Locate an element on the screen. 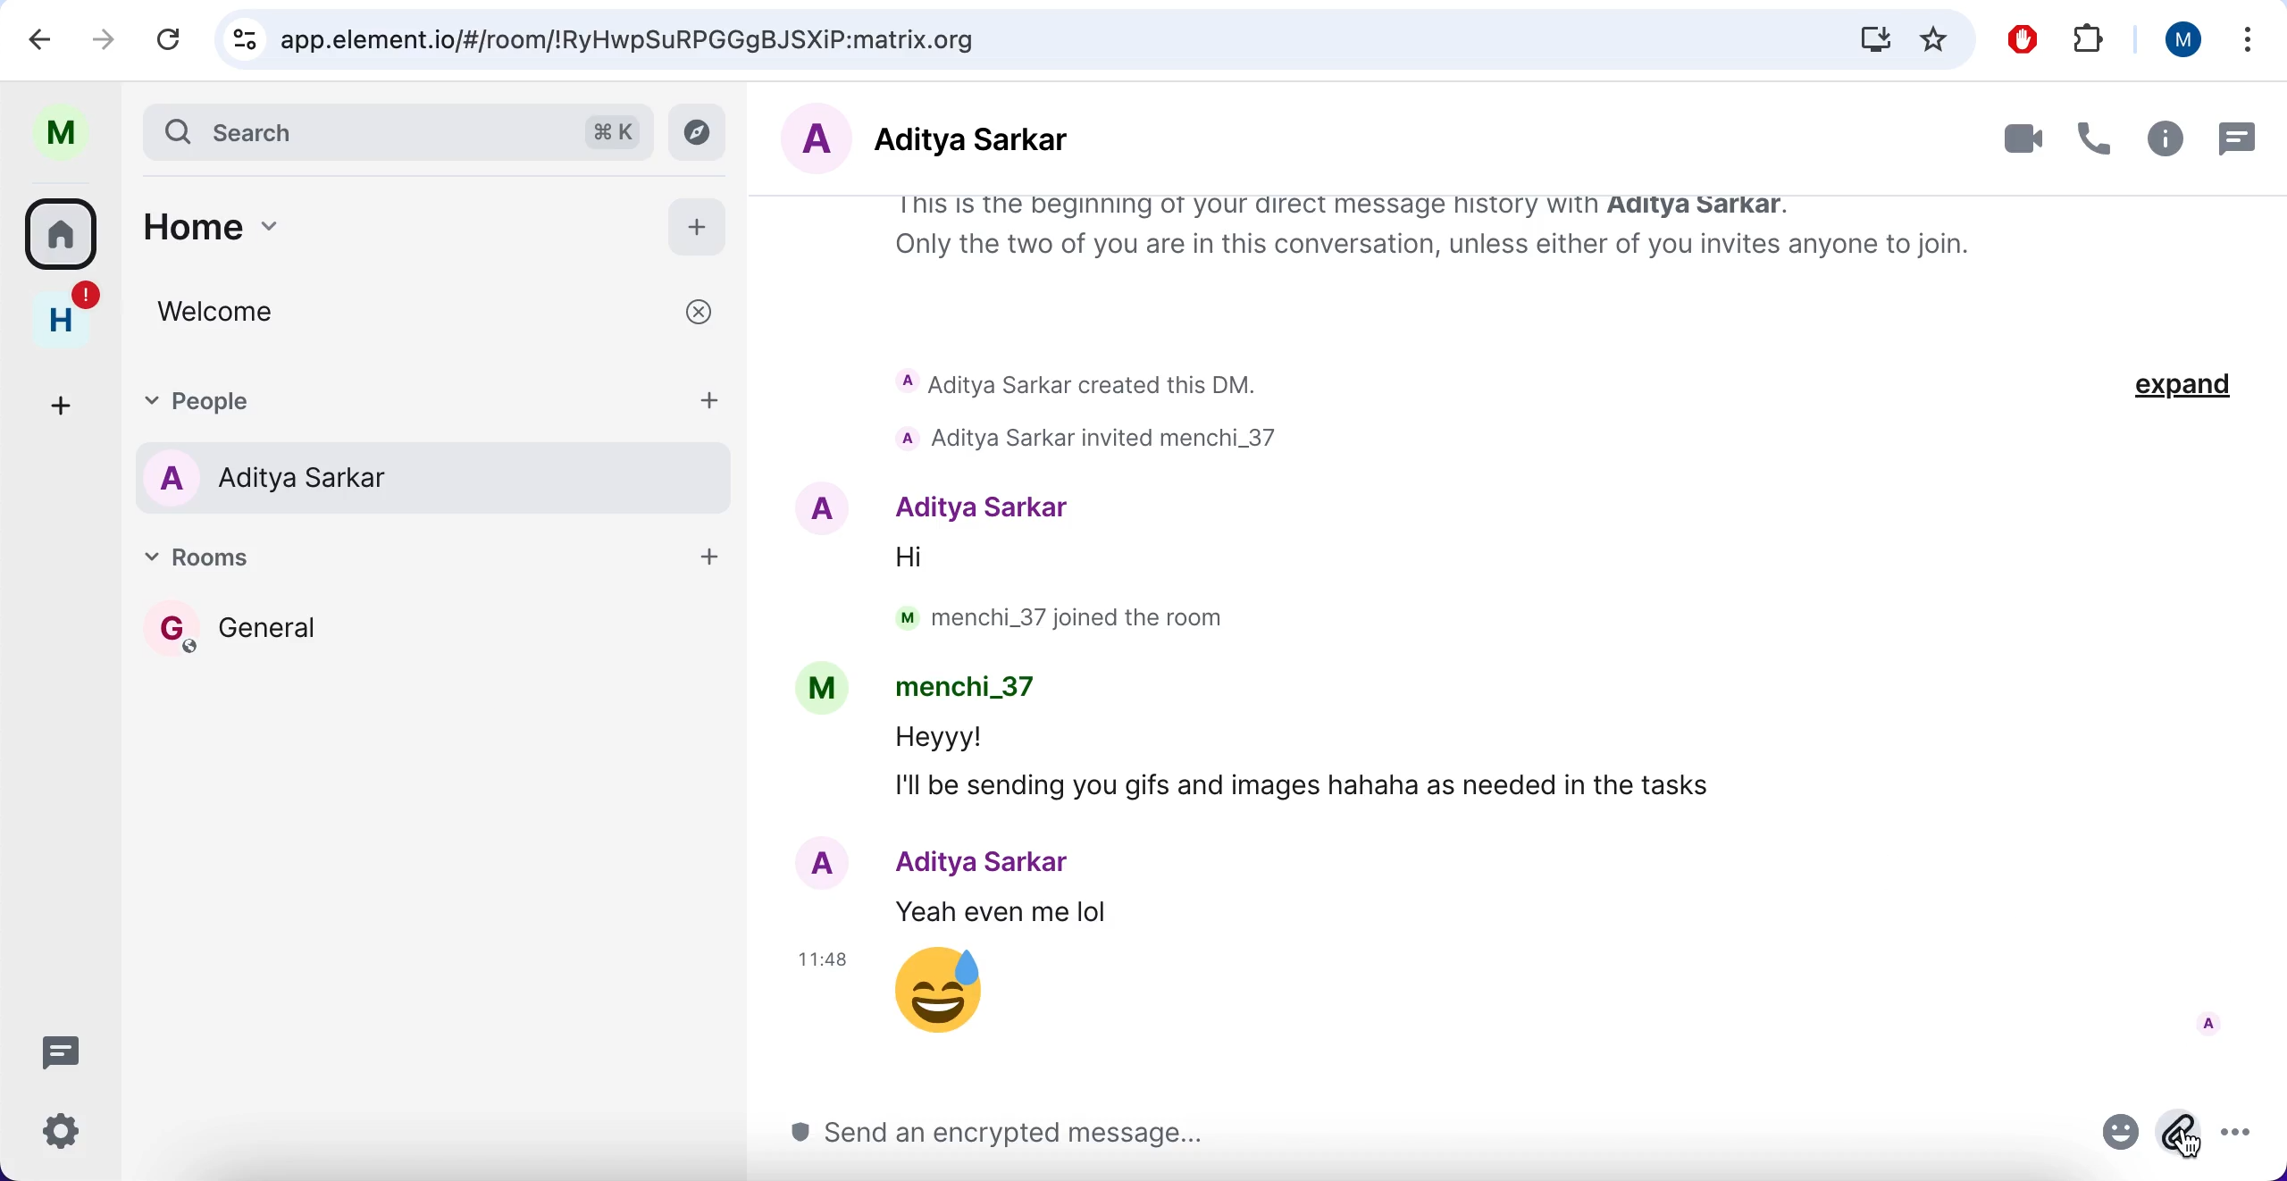 Image resolution: width=2287 pixels, height=1181 pixels. rooms is located at coordinates (402, 564).